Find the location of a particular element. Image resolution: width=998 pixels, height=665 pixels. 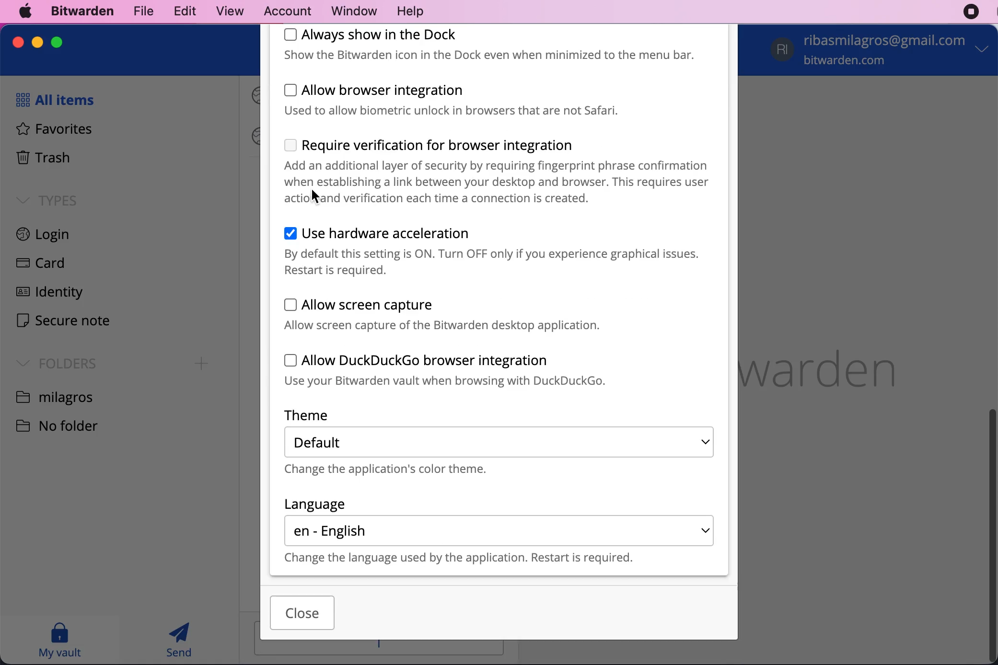

trash is located at coordinates (42, 159).